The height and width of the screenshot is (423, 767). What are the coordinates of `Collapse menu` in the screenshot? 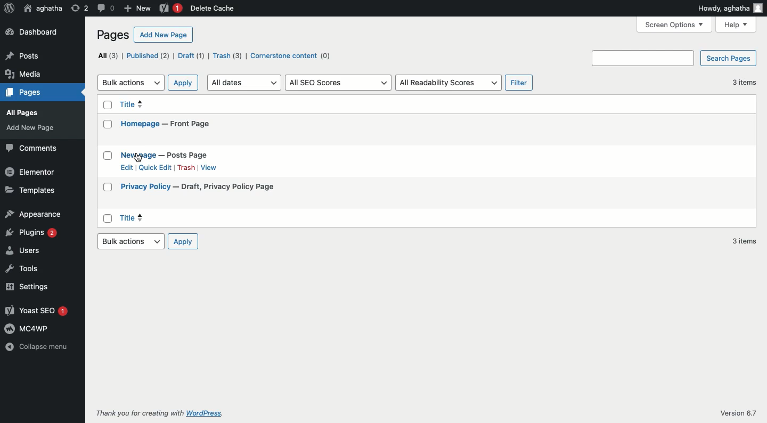 It's located at (36, 347).